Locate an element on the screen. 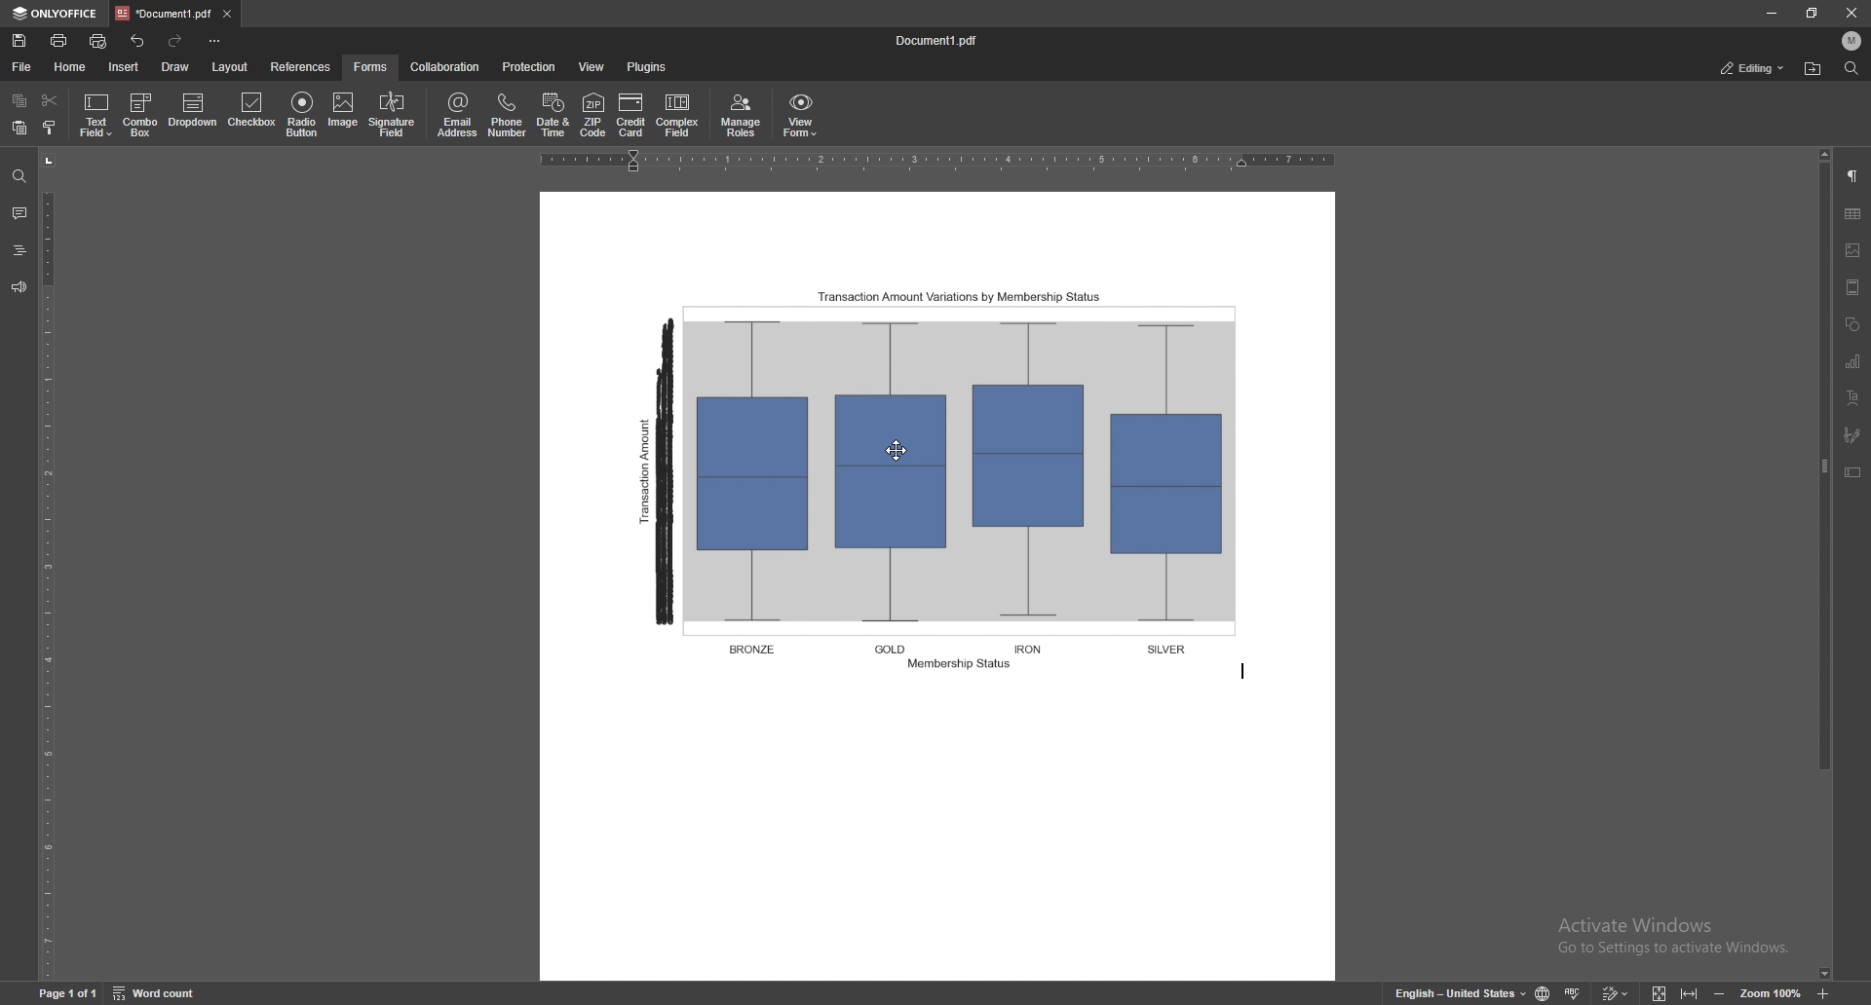  tab is located at coordinates (164, 14).